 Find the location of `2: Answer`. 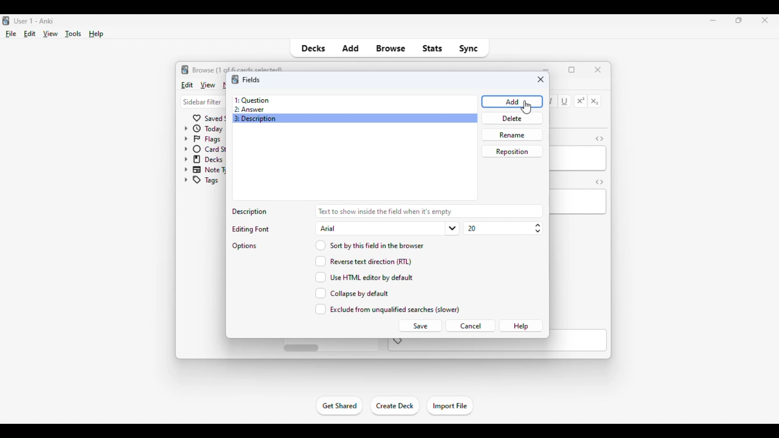

2: Answer is located at coordinates (249, 110).